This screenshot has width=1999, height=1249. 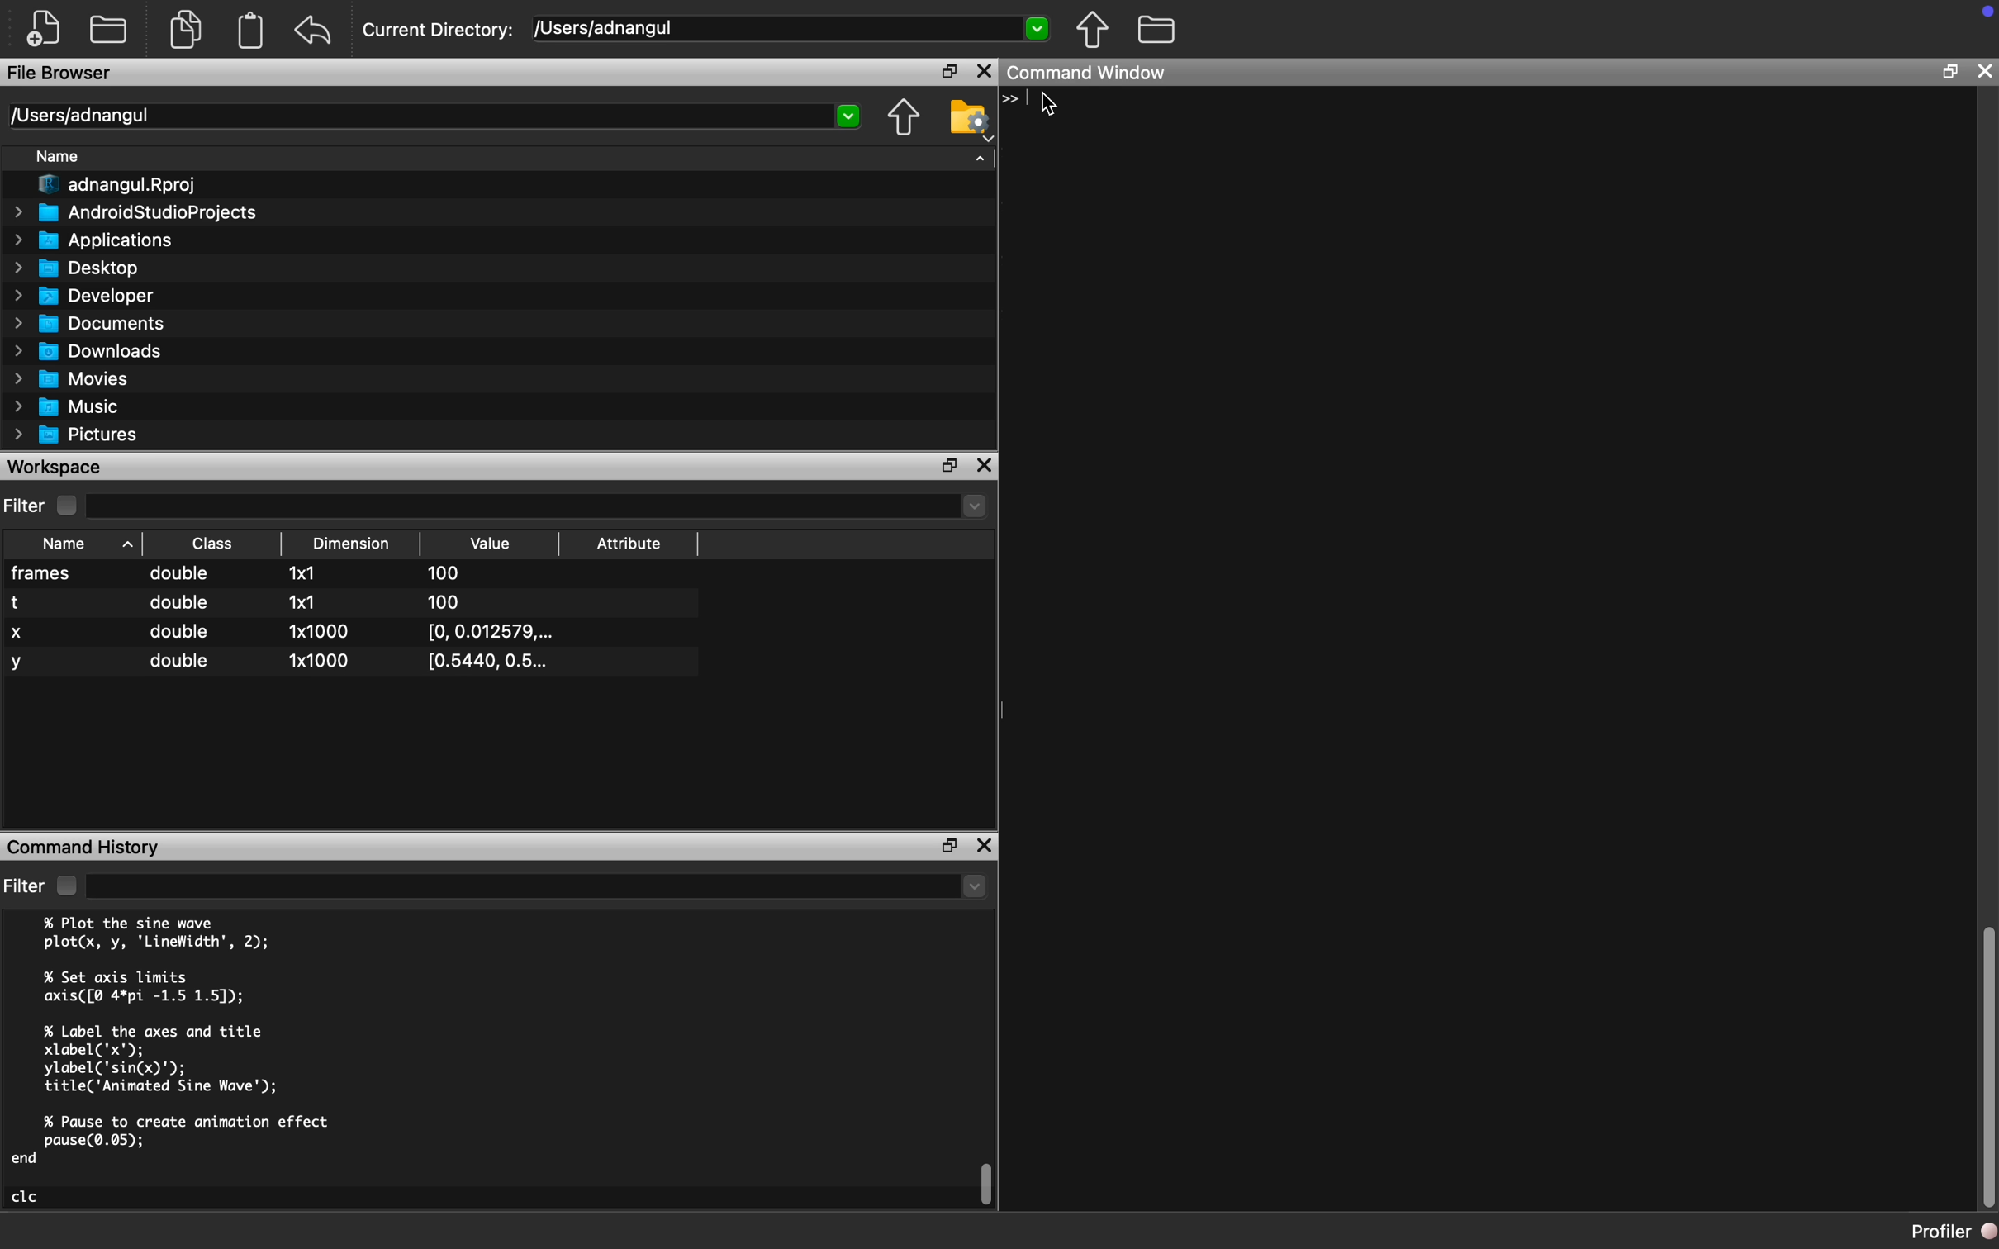 I want to click on Clipboard, so click(x=252, y=31).